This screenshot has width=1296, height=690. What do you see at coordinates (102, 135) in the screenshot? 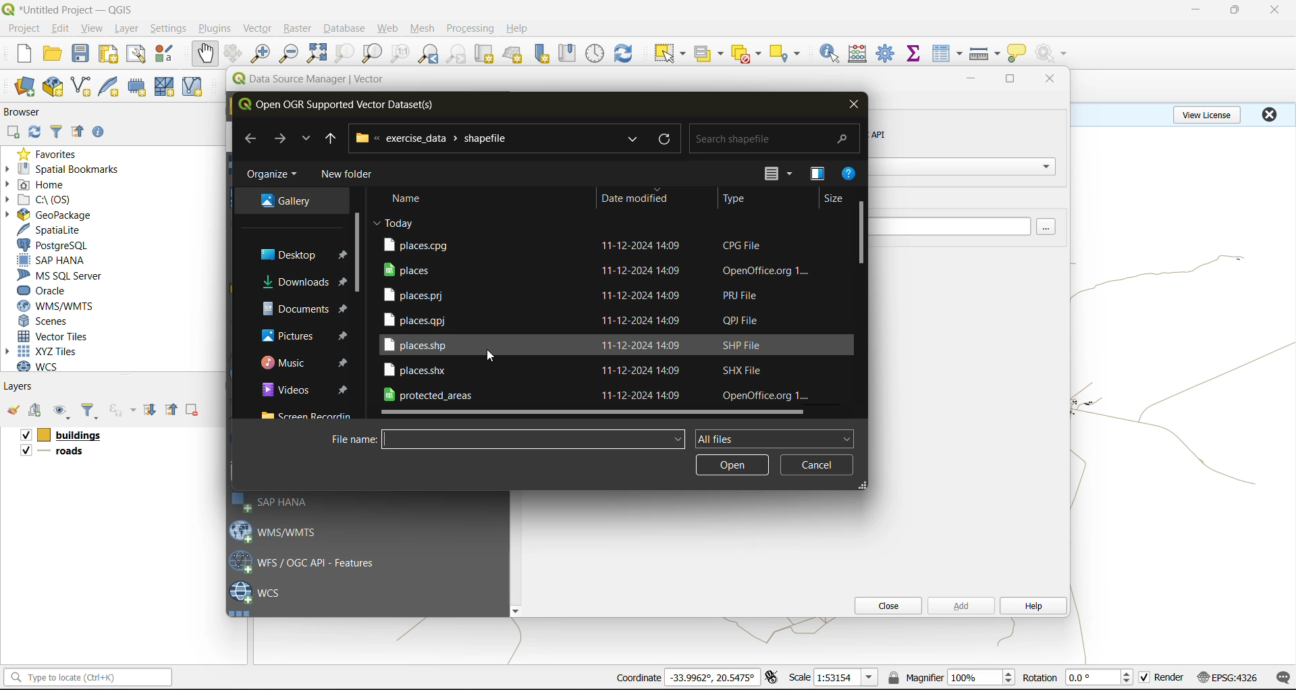
I see `enable/disable properties` at bounding box center [102, 135].